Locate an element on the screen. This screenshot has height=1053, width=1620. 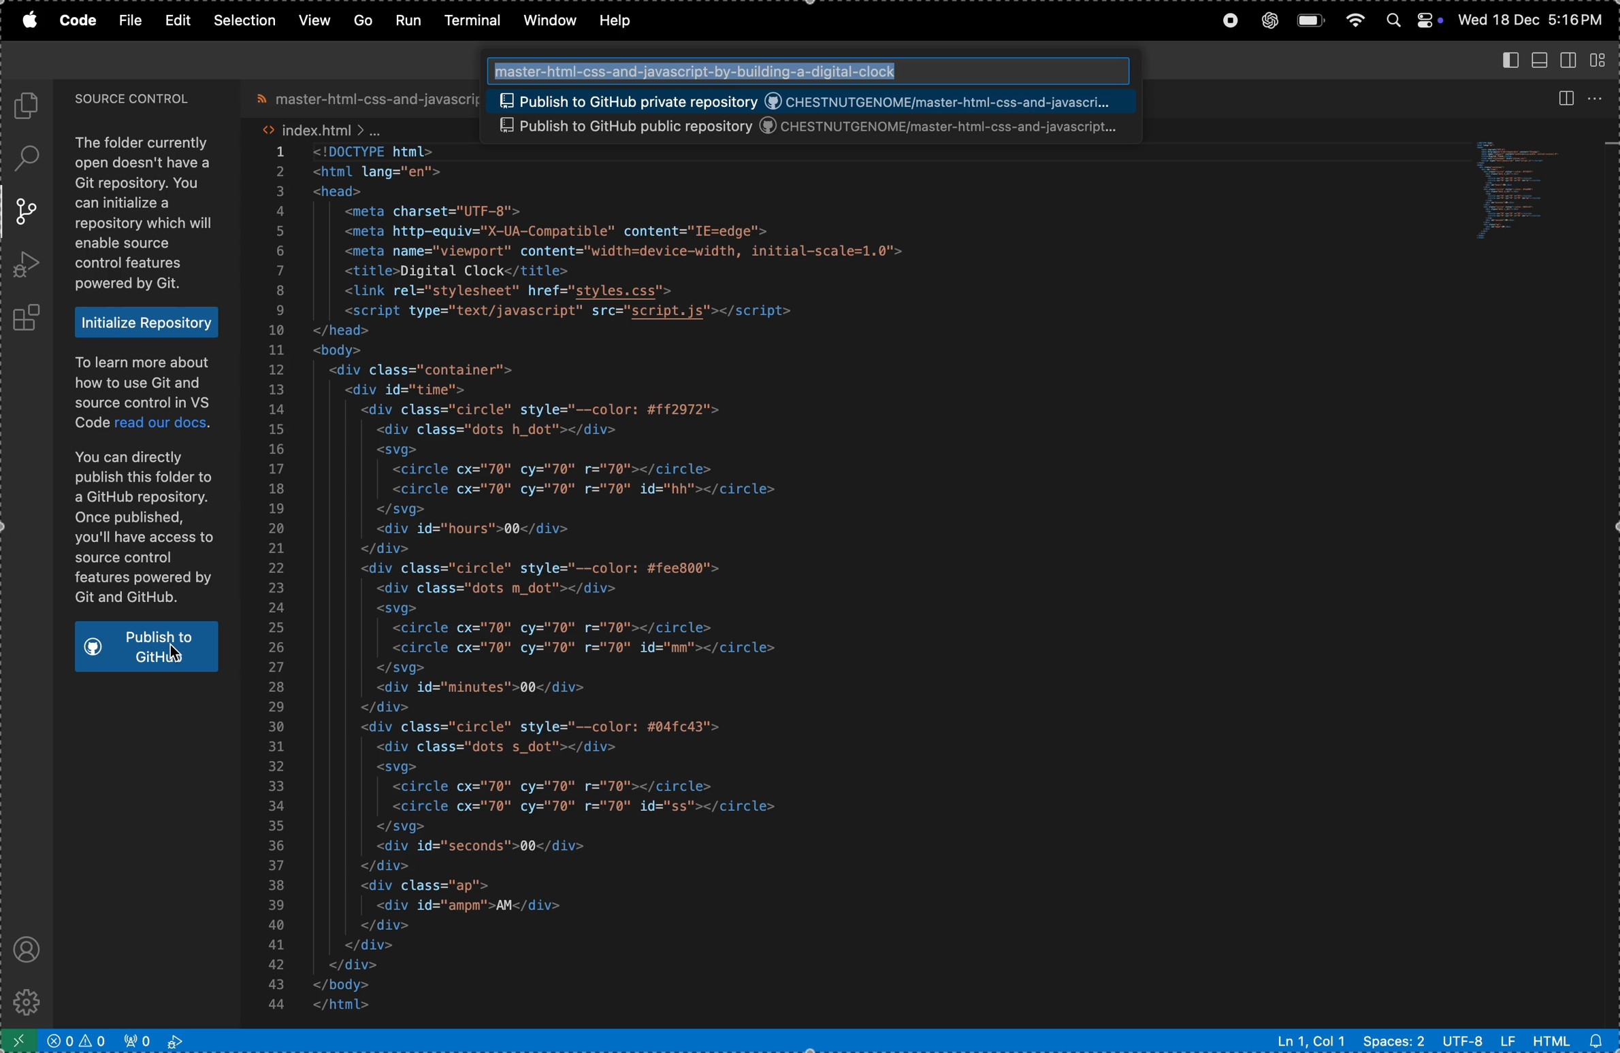
The folder currently
open doesn't have a
Git repository. You
can initialize a
repository which will
enable source
control features
powered by Git. is located at coordinates (149, 214).